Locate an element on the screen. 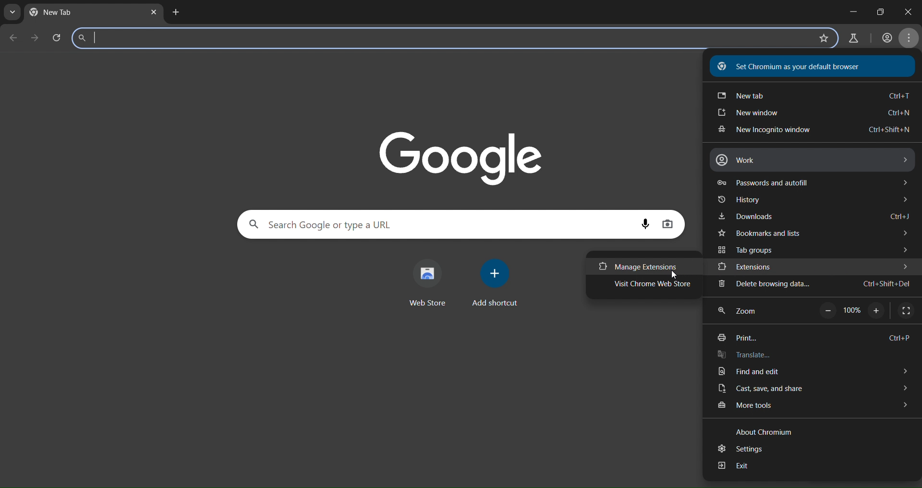 This screenshot has height=488, width=922. about chromium is located at coordinates (764, 431).